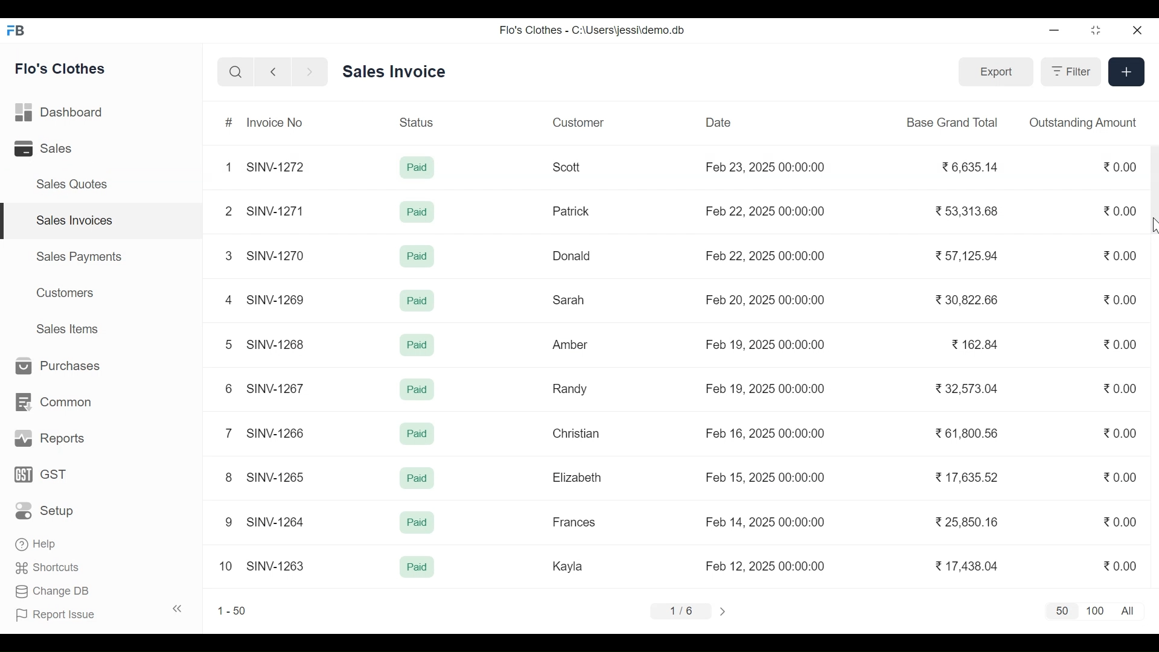 The image size is (1159, 652). I want to click on Setup, so click(48, 510).